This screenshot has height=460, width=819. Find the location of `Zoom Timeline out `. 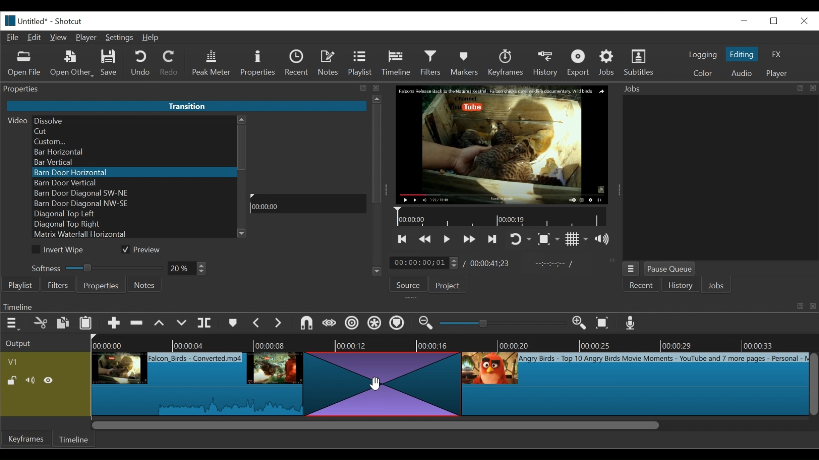

Zoom Timeline out  is located at coordinates (425, 324).